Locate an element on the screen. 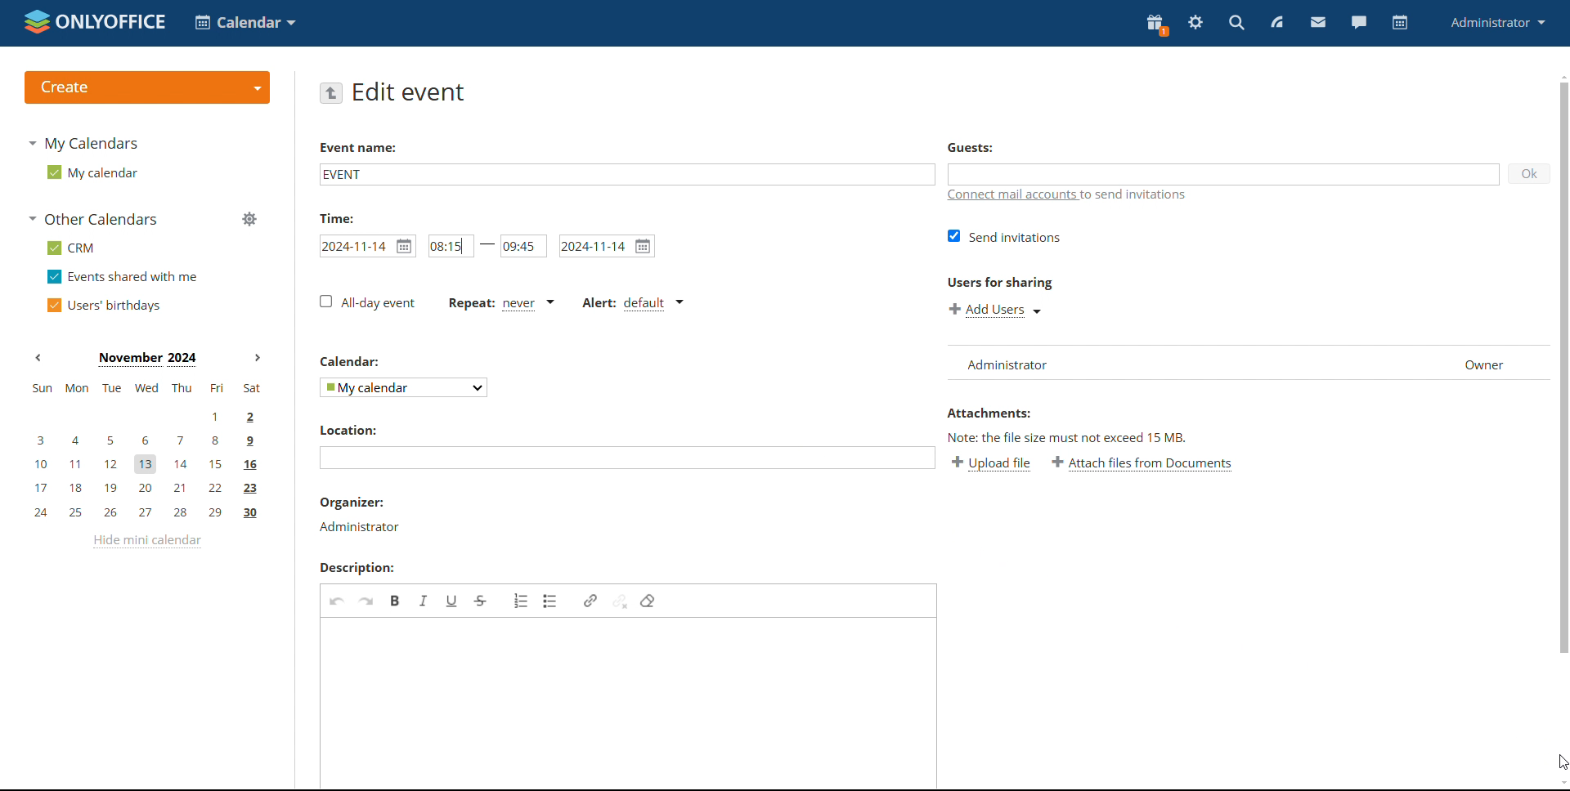  event repetition is located at coordinates (500, 304).